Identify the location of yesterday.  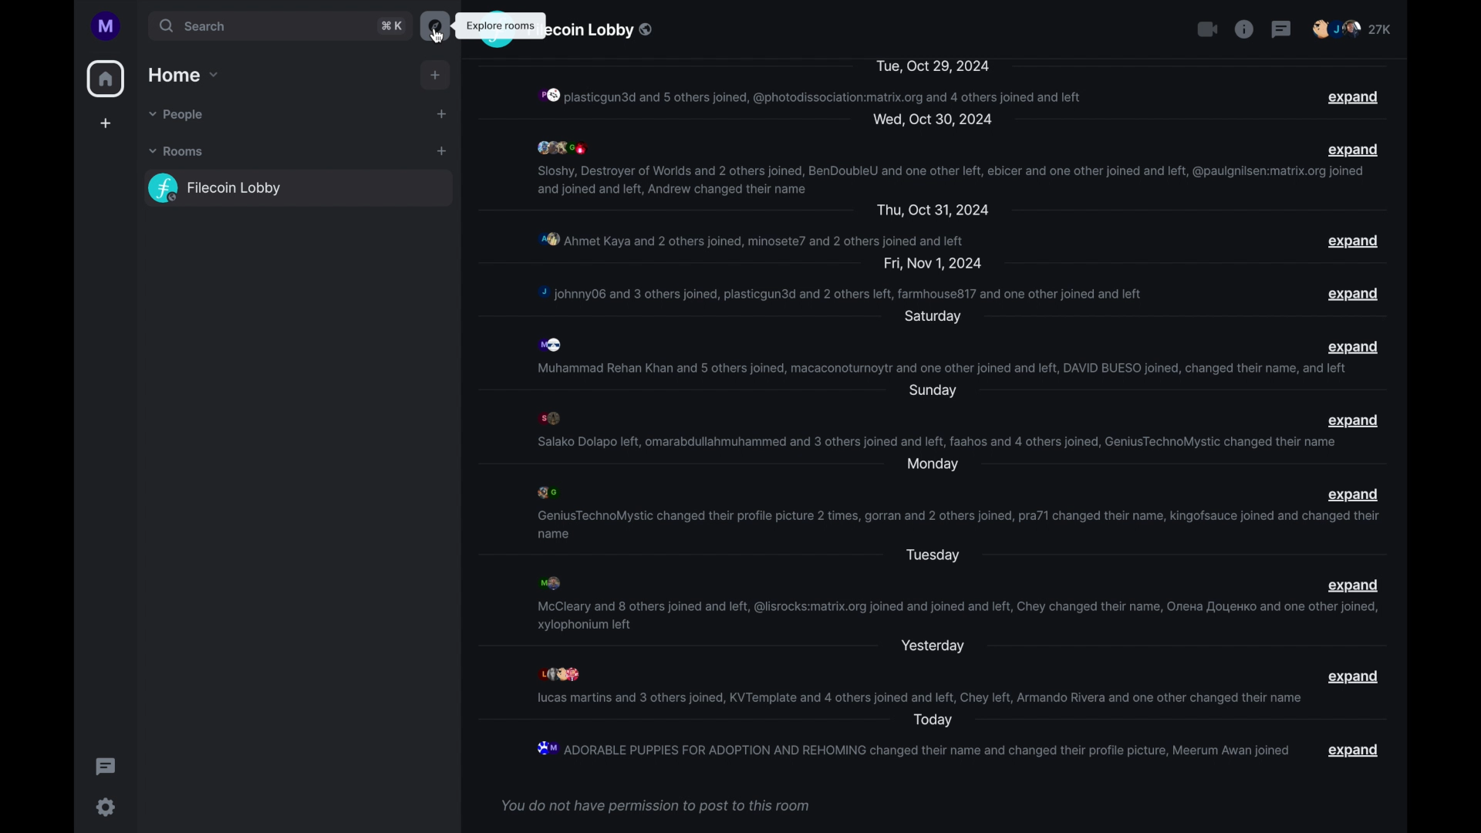
(933, 647).